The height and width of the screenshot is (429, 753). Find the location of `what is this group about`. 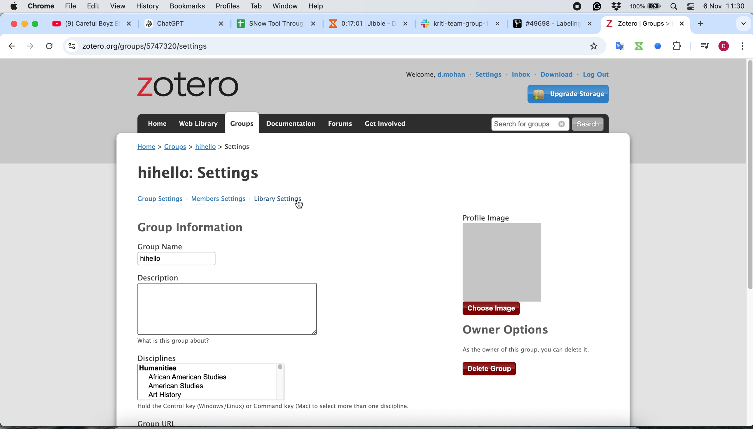

what is this group about is located at coordinates (177, 340).